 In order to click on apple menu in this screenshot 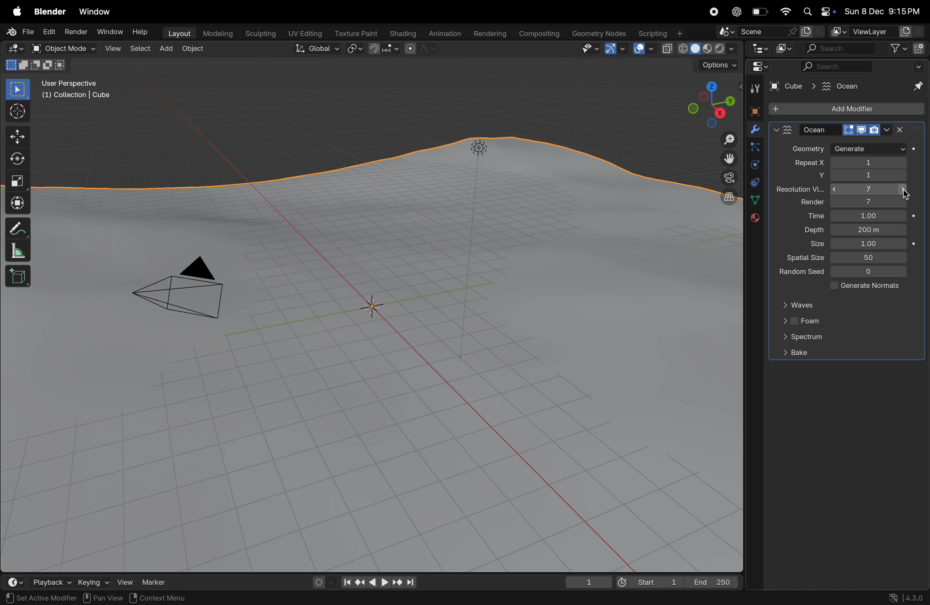, I will do `click(18, 12)`.